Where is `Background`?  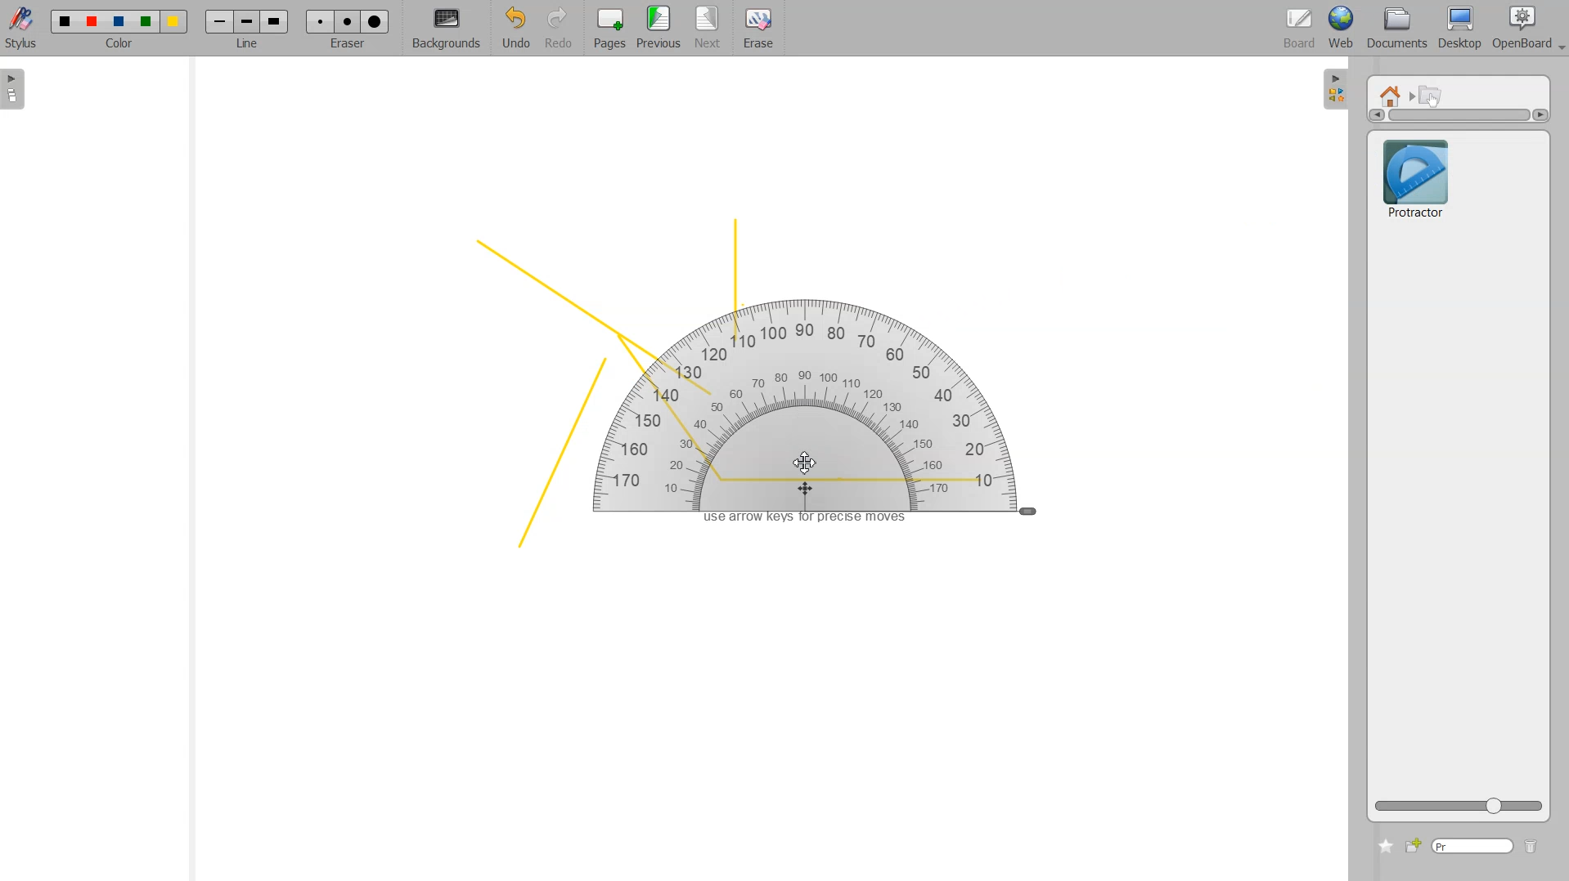
Background is located at coordinates (447, 29).